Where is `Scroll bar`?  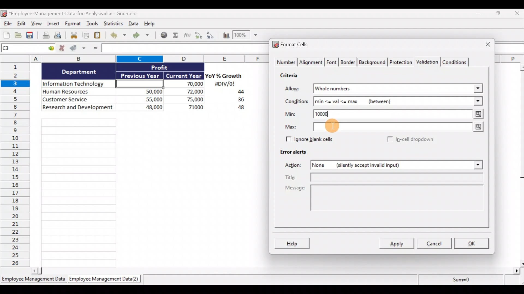
Scroll bar is located at coordinates (278, 270).